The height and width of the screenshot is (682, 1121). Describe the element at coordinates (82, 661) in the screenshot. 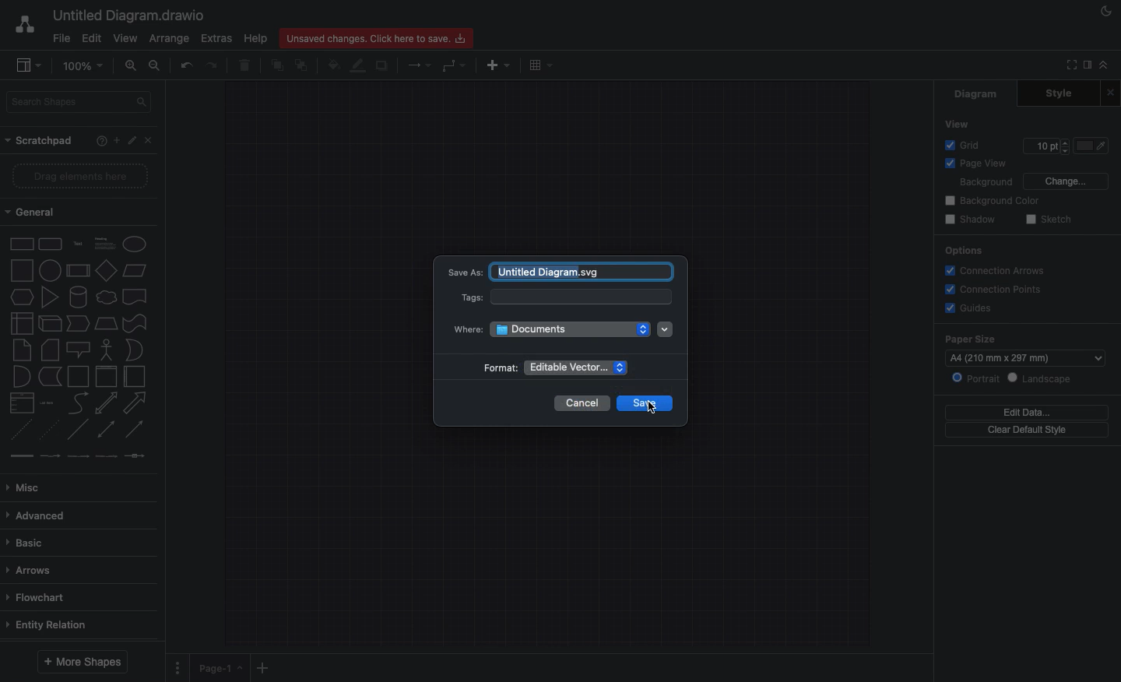

I see `More shapes` at that location.